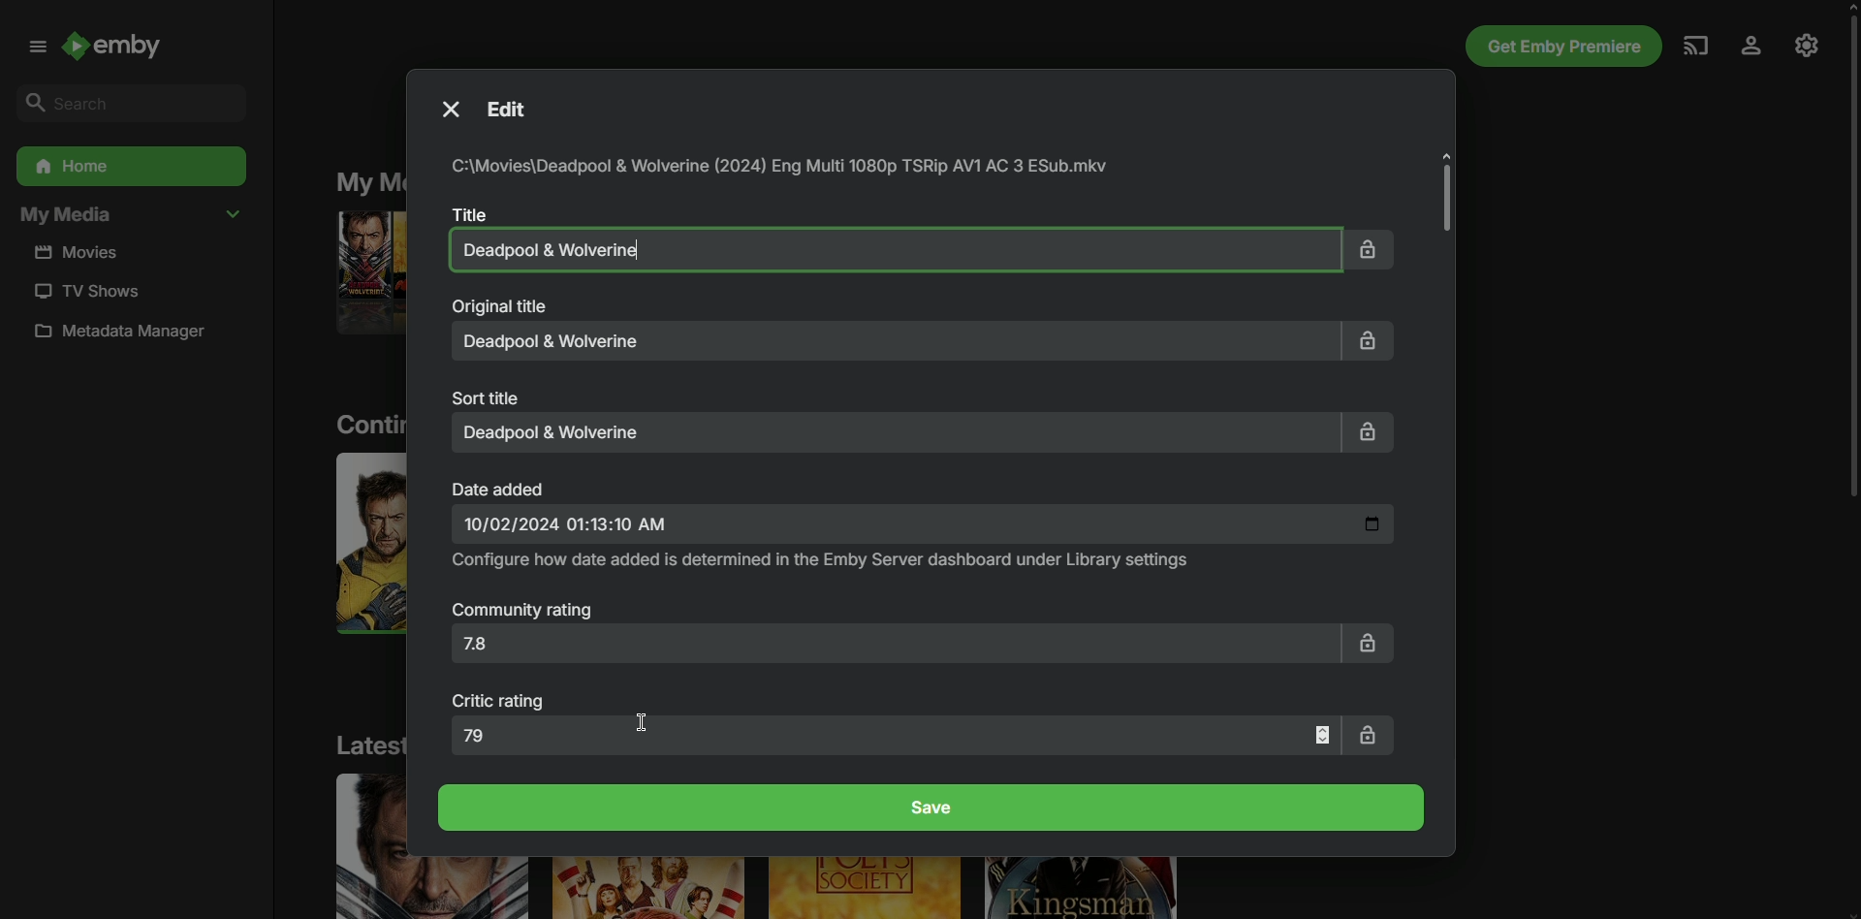 This screenshot has width=1861, height=919. I want to click on 79, so click(897, 735).